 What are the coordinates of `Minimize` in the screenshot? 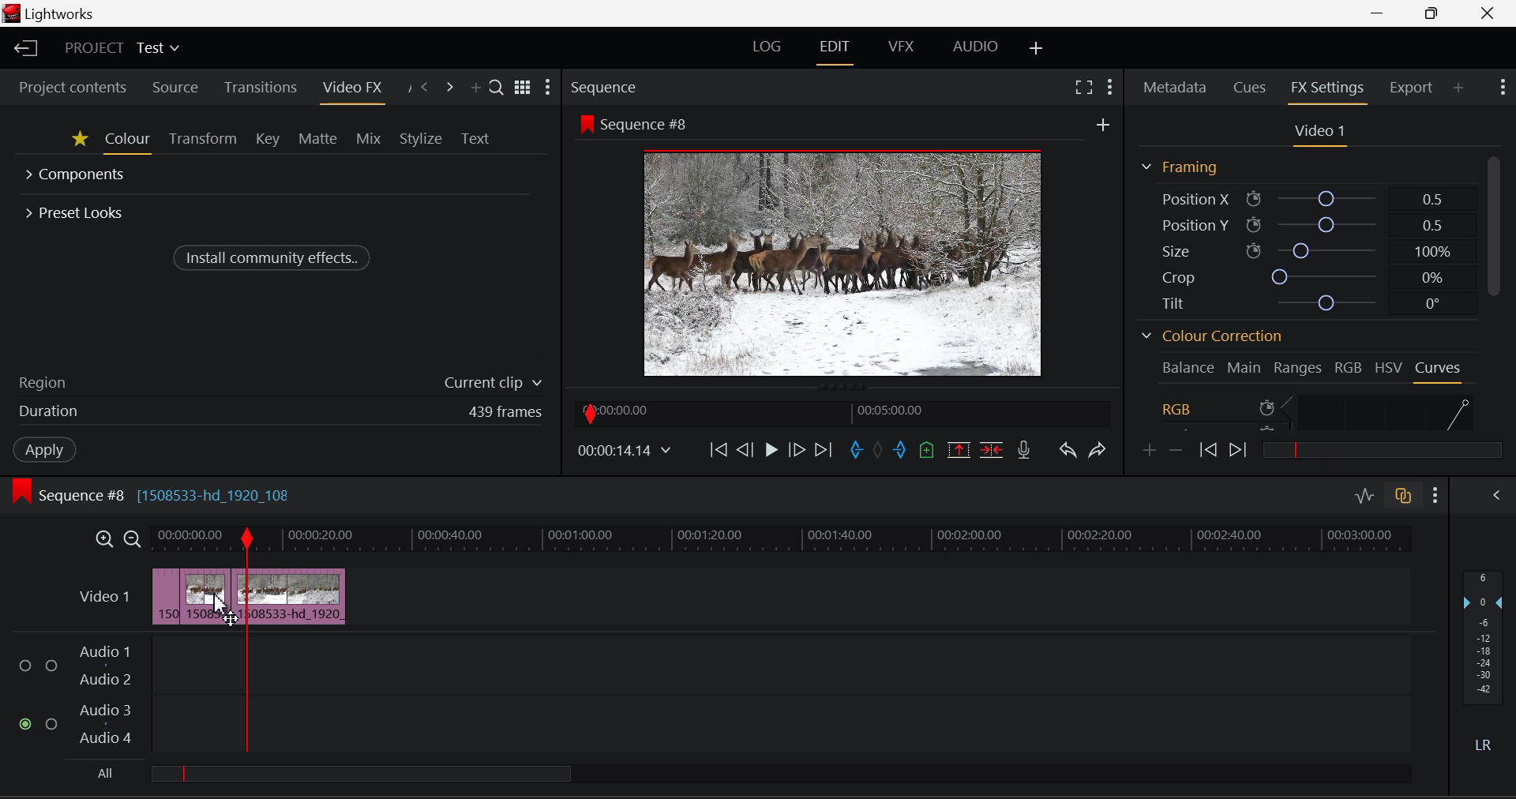 It's located at (1432, 13).